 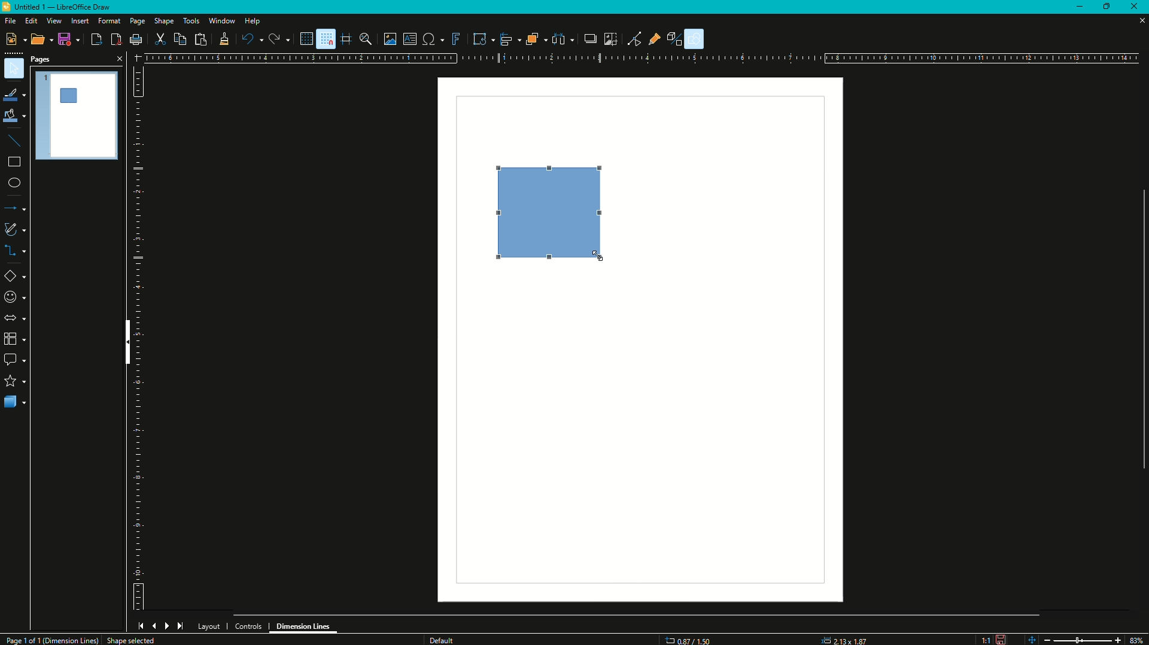 I want to click on Shape, so click(x=164, y=22).